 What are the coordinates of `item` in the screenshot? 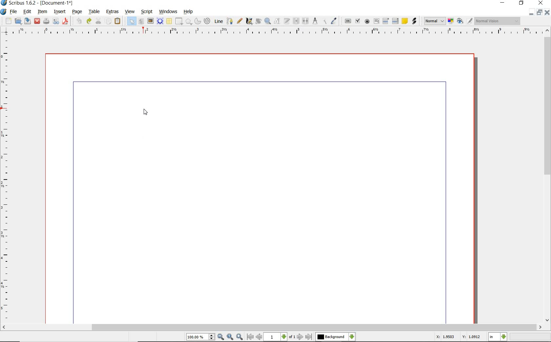 It's located at (42, 12).